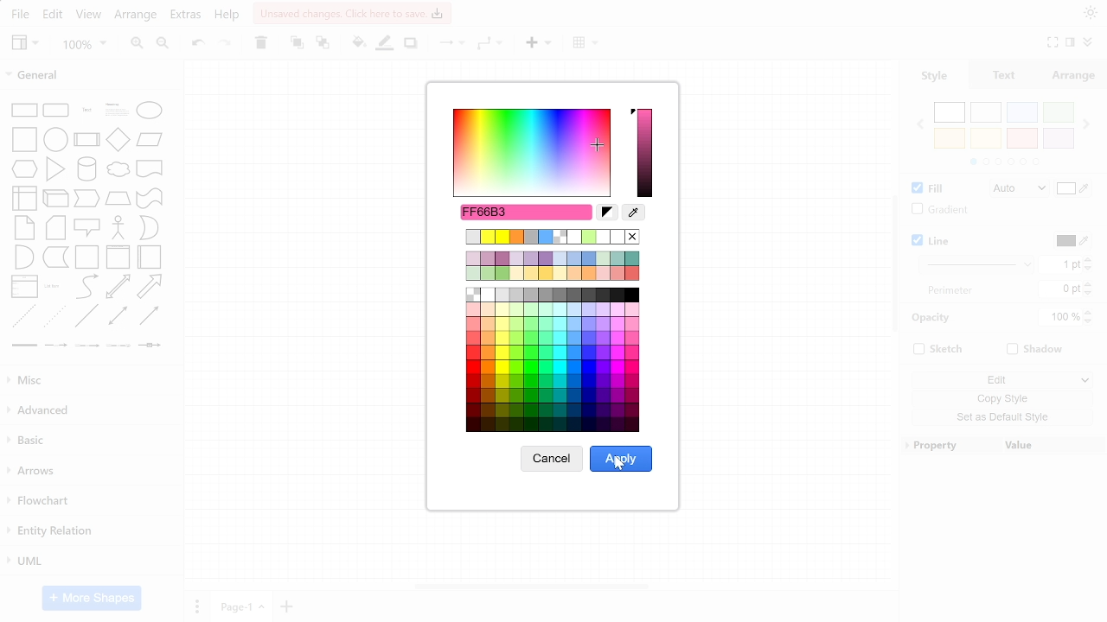 The height and width of the screenshot is (622, 1107). What do you see at coordinates (645, 153) in the screenshot?
I see `Current color spectrum` at bounding box center [645, 153].